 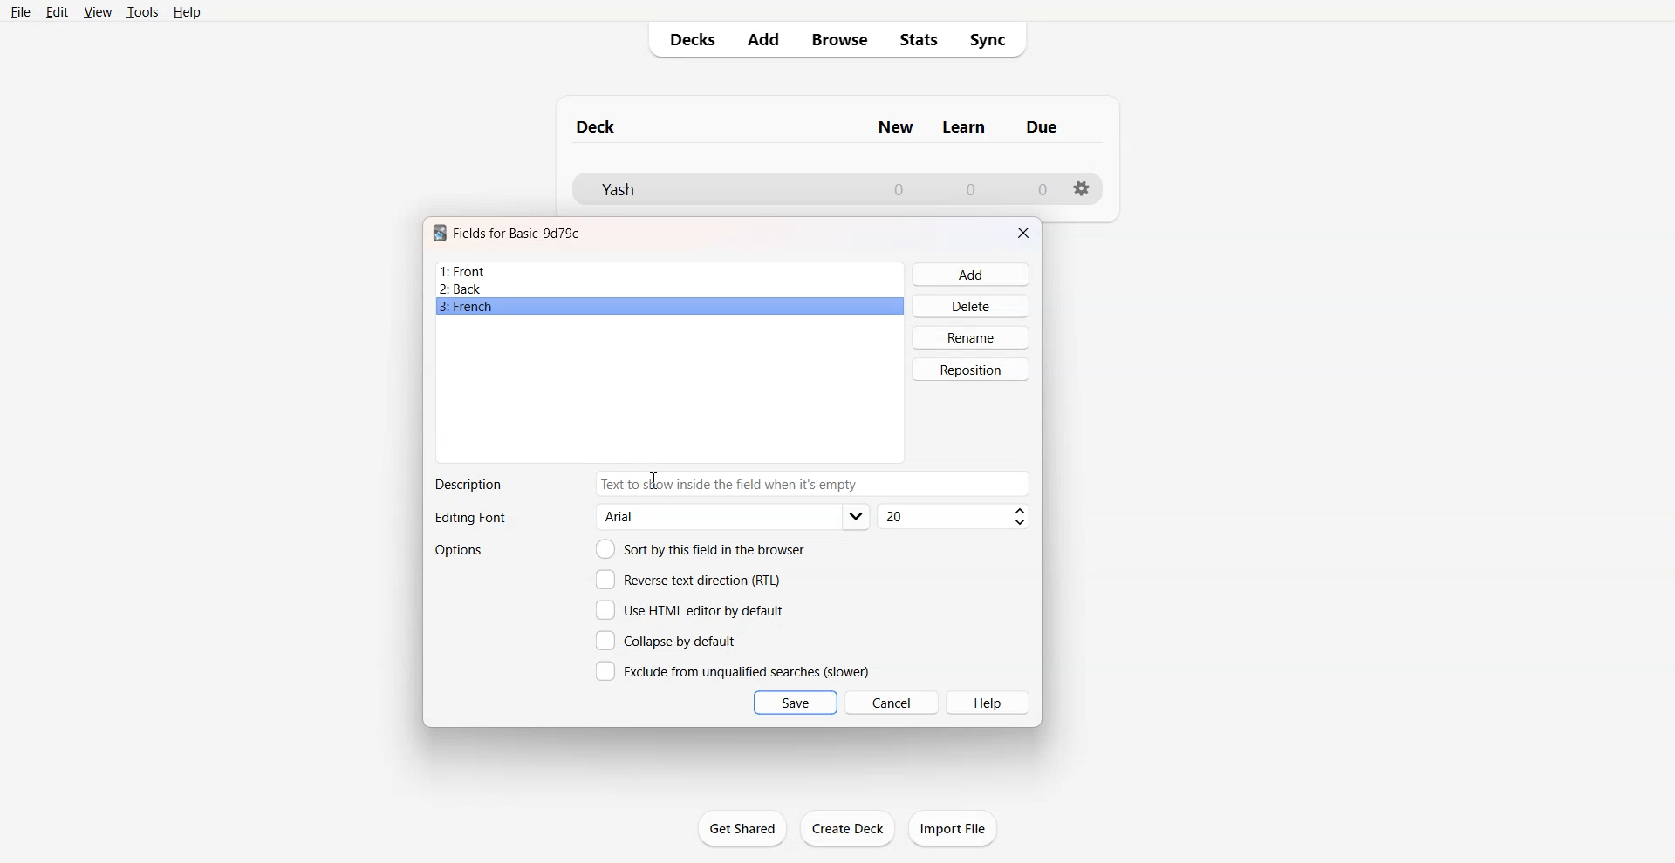 I want to click on Edit, so click(x=57, y=12).